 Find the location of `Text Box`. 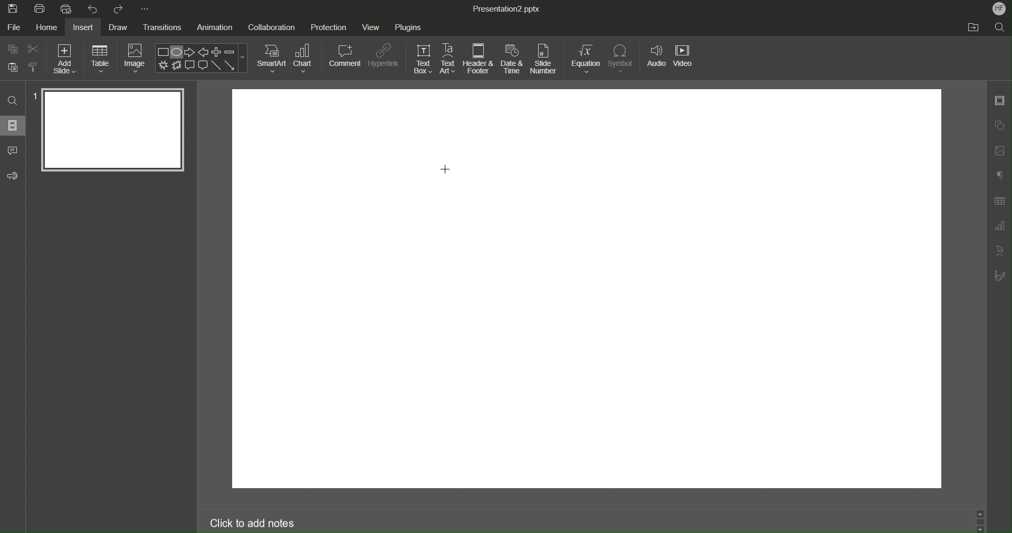

Text Box is located at coordinates (423, 59).